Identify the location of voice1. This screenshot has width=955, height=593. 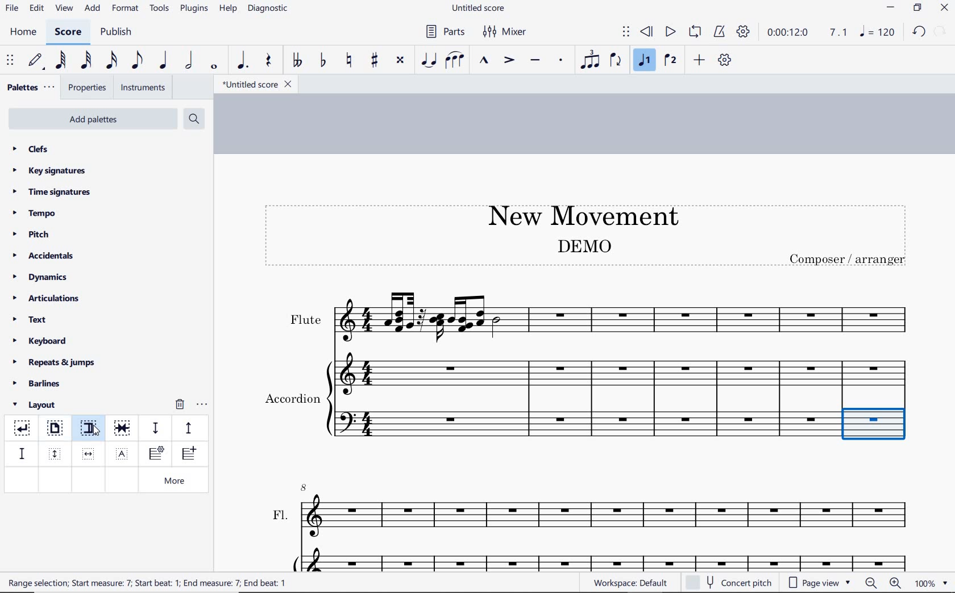
(646, 61).